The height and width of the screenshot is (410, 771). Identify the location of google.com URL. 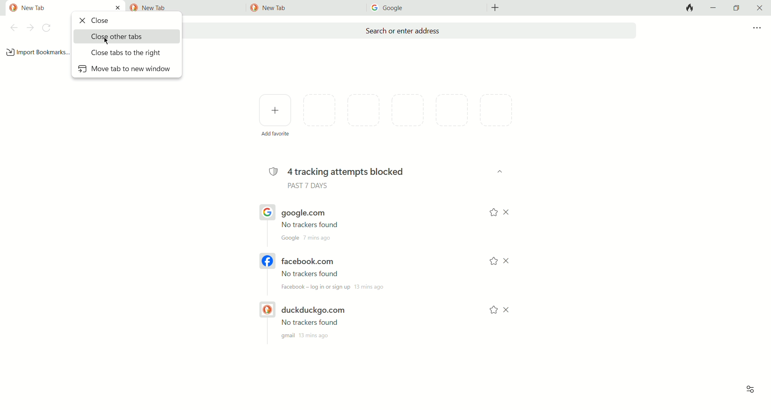
(316, 223).